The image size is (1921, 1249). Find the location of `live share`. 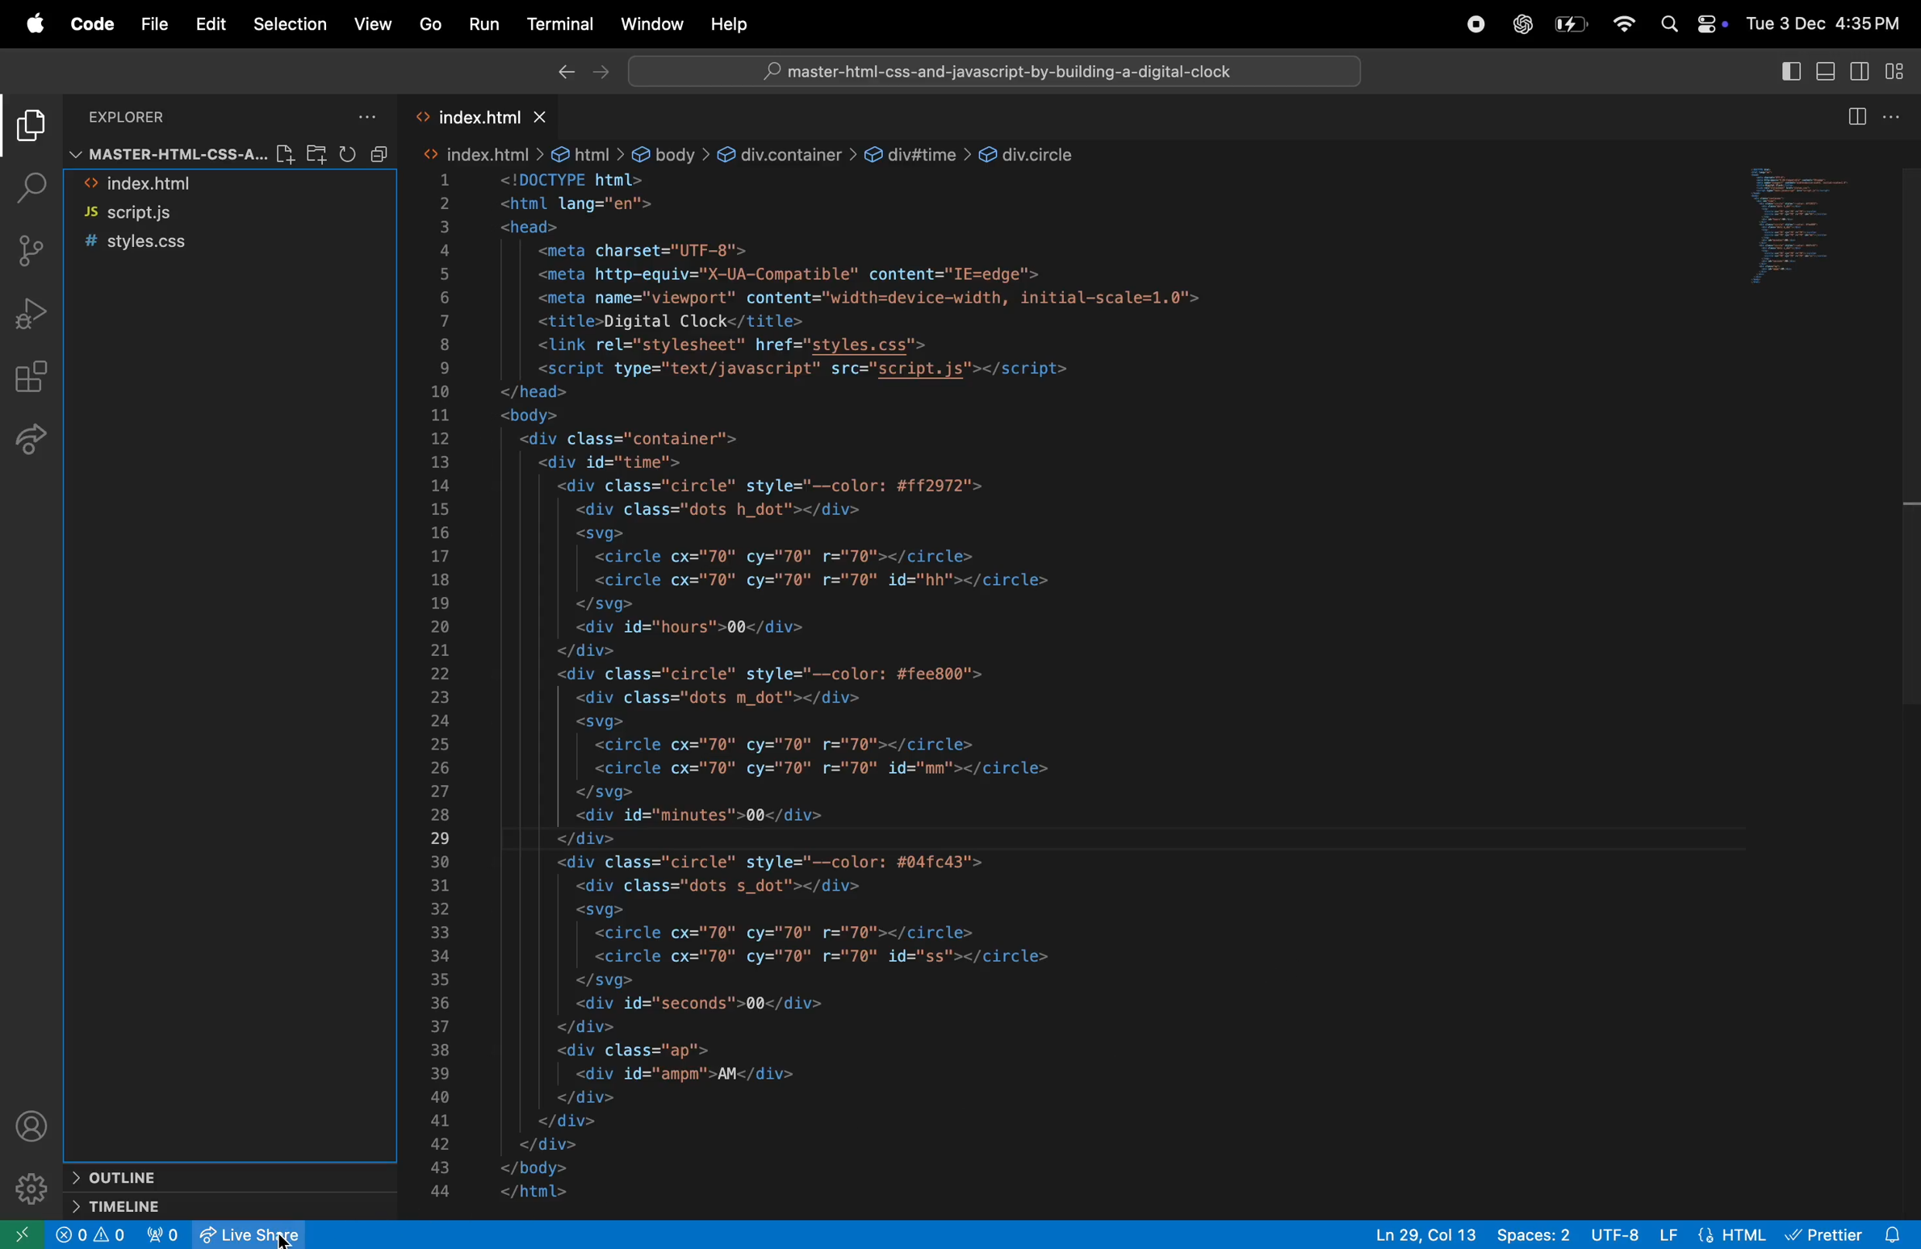

live share is located at coordinates (232, 1234).